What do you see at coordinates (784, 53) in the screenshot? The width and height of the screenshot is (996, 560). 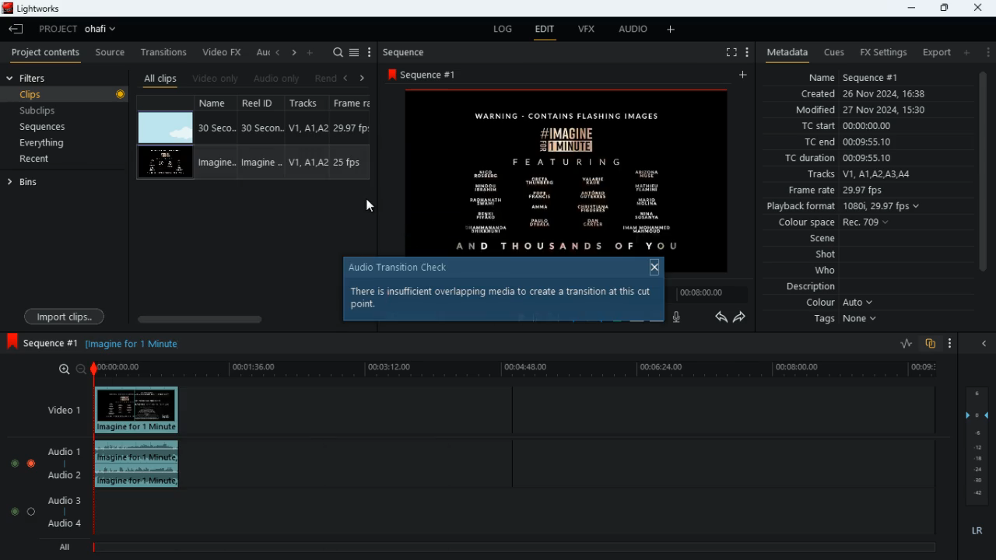 I see `metadata` at bounding box center [784, 53].